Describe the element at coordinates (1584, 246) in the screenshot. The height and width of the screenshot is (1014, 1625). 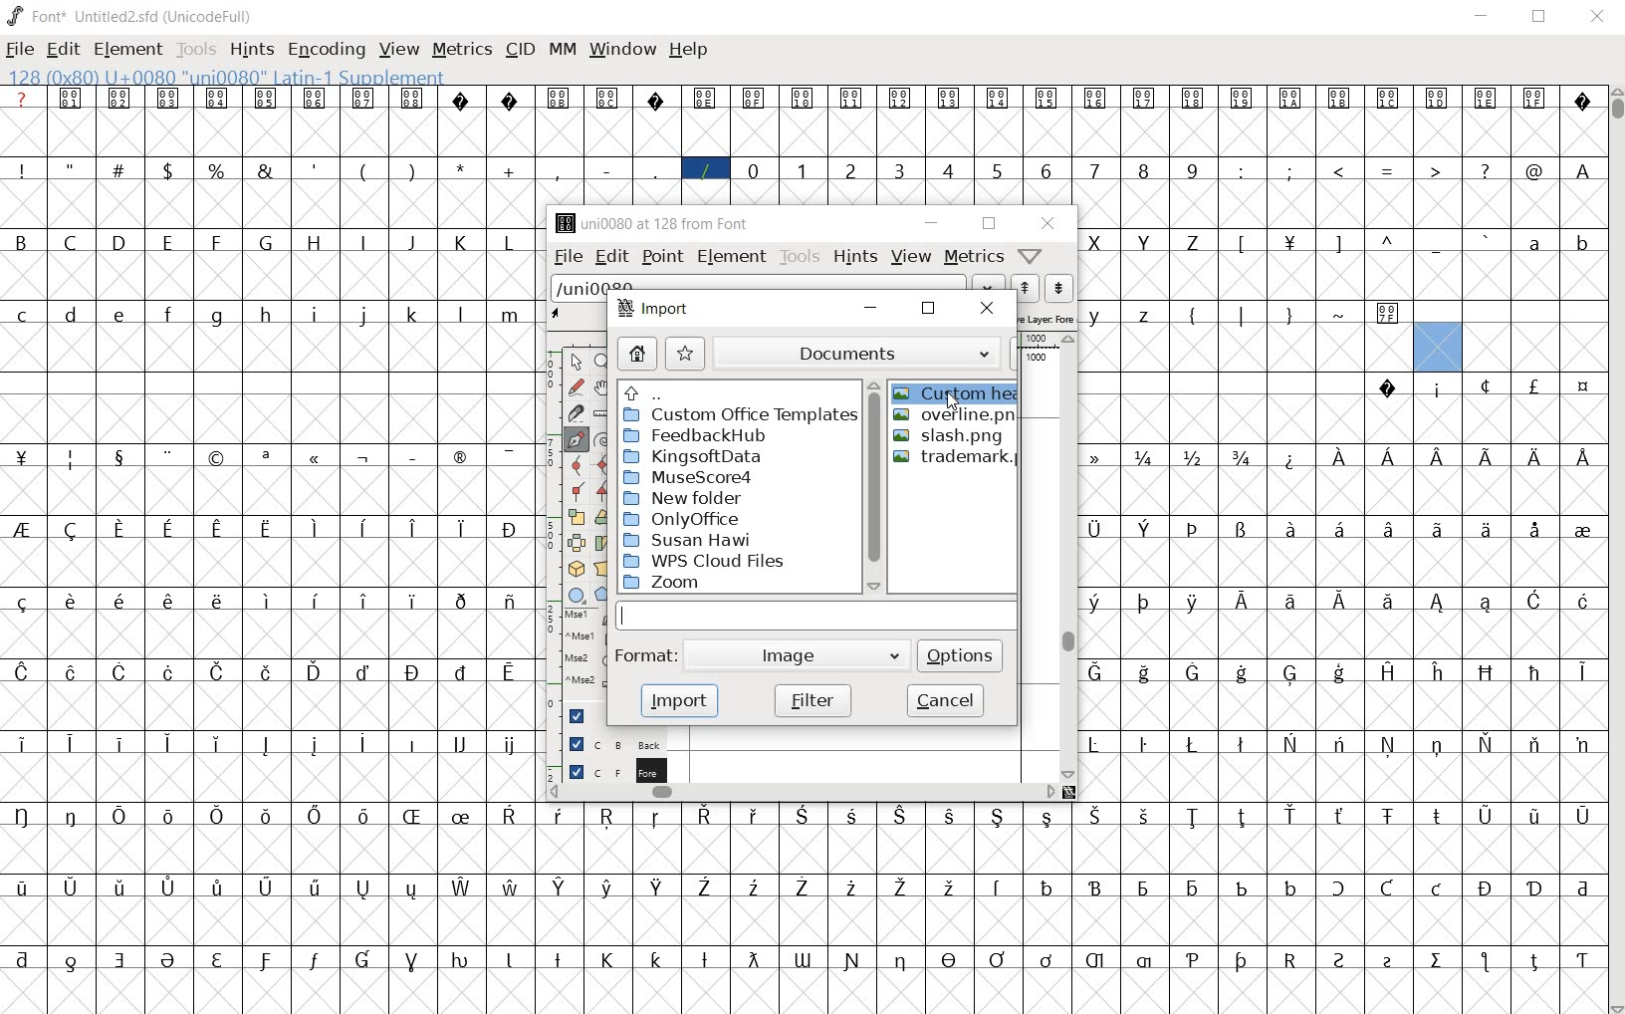
I see `glyph` at that location.